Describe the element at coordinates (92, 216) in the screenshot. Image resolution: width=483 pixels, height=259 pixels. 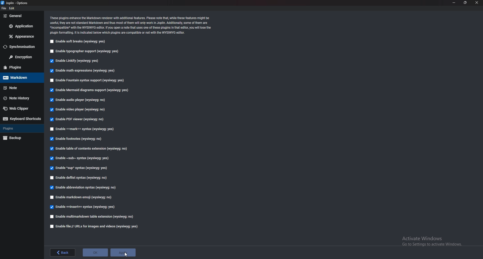
I see `Enable multi markdown table extension` at that location.